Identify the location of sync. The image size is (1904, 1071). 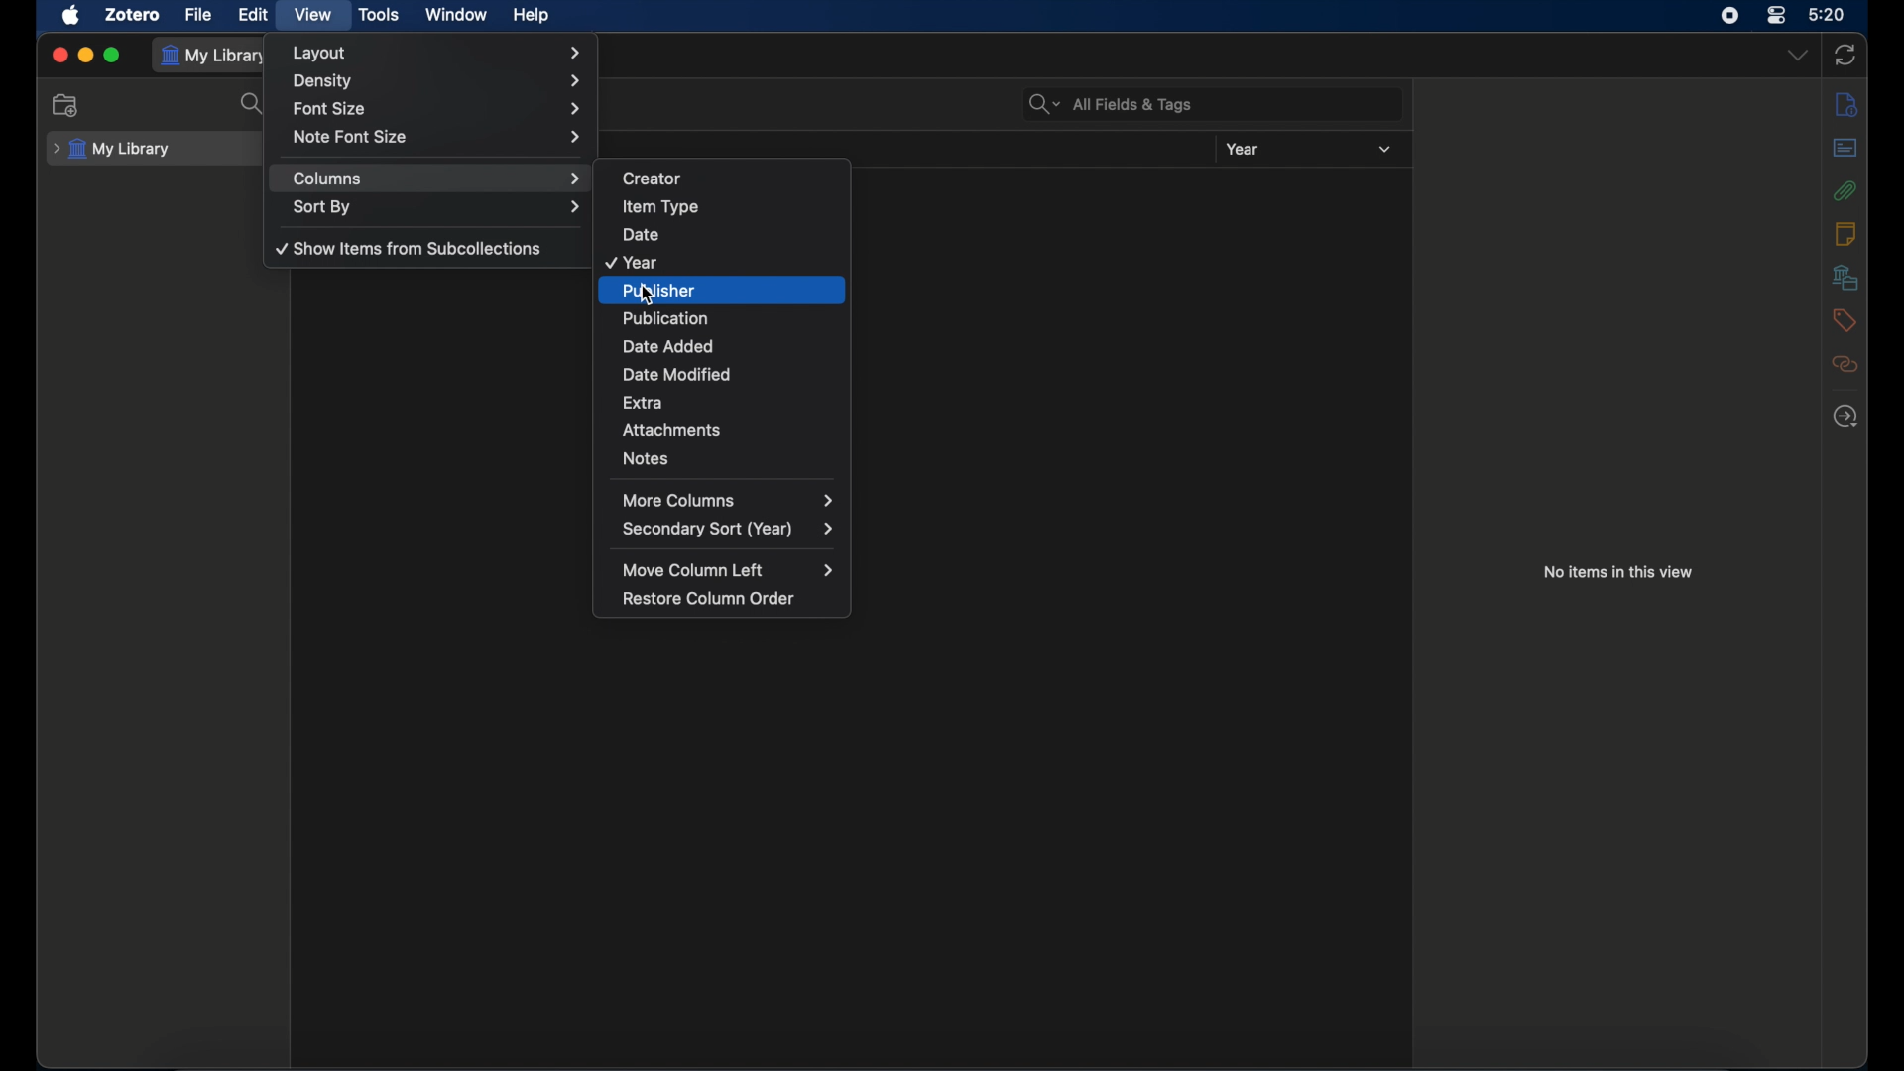
(1844, 55).